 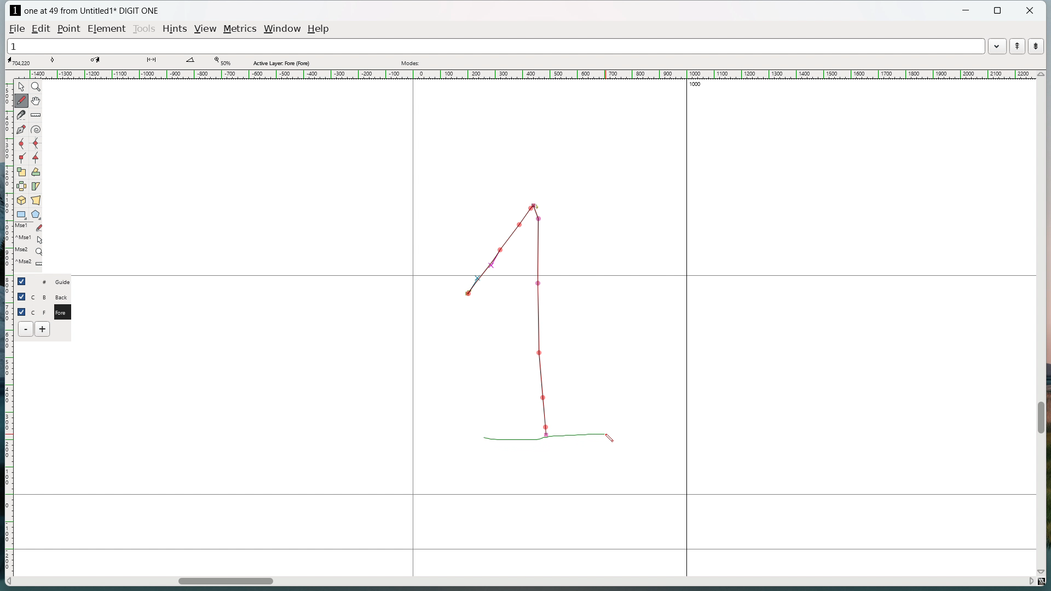 I want to click on cut splines in two, so click(x=22, y=115).